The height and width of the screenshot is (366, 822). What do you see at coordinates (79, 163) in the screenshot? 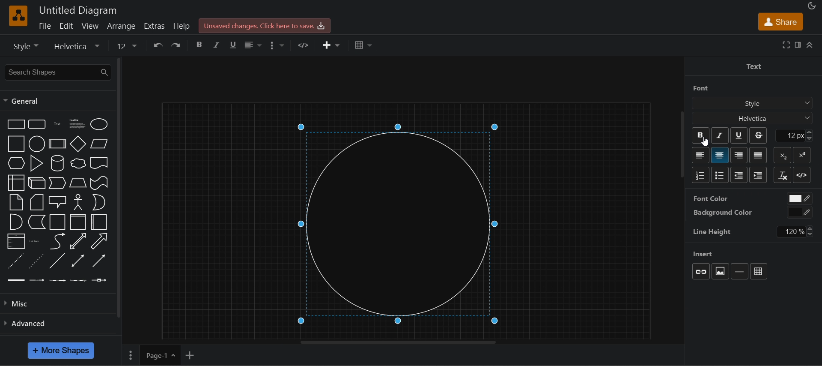
I see `cloud` at bounding box center [79, 163].